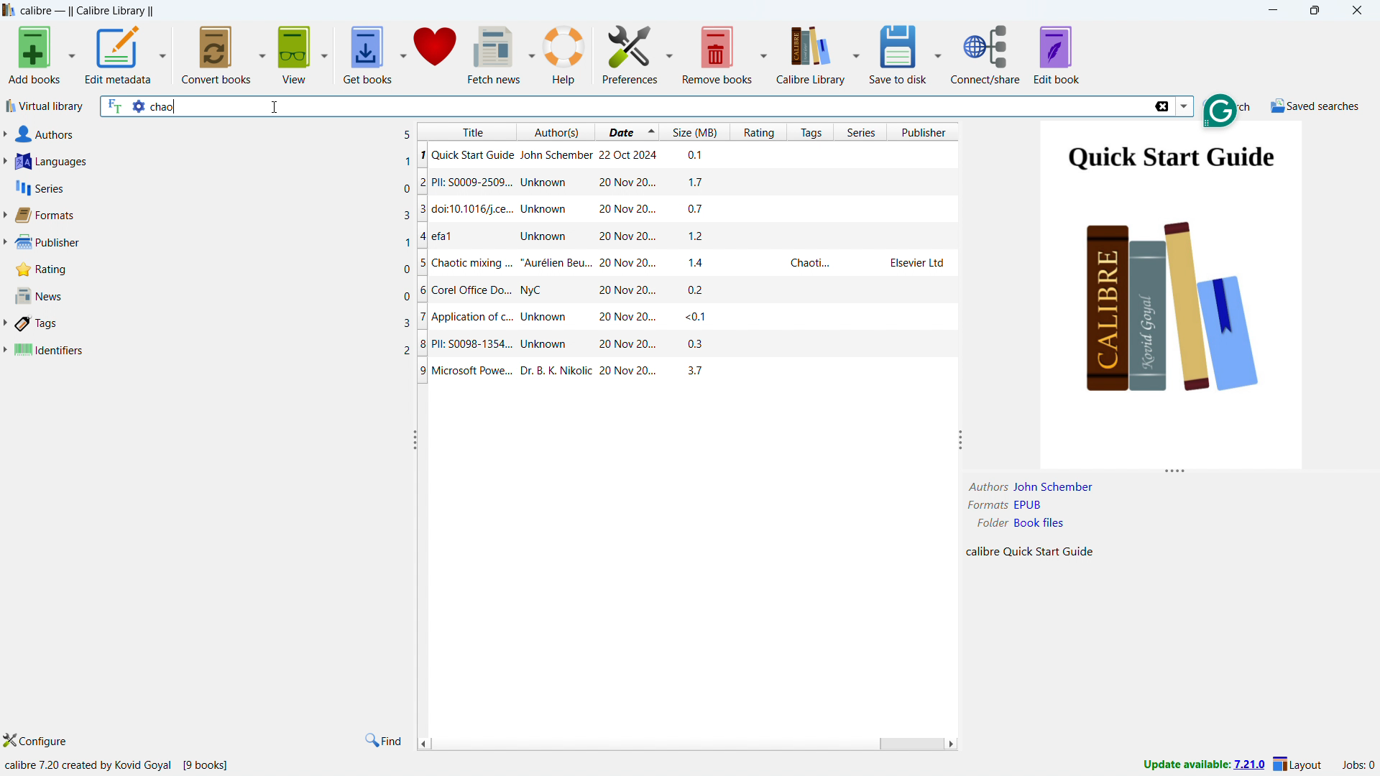 The image size is (1380, 776). What do you see at coordinates (5, 350) in the screenshot?
I see `expand identifiers` at bounding box center [5, 350].